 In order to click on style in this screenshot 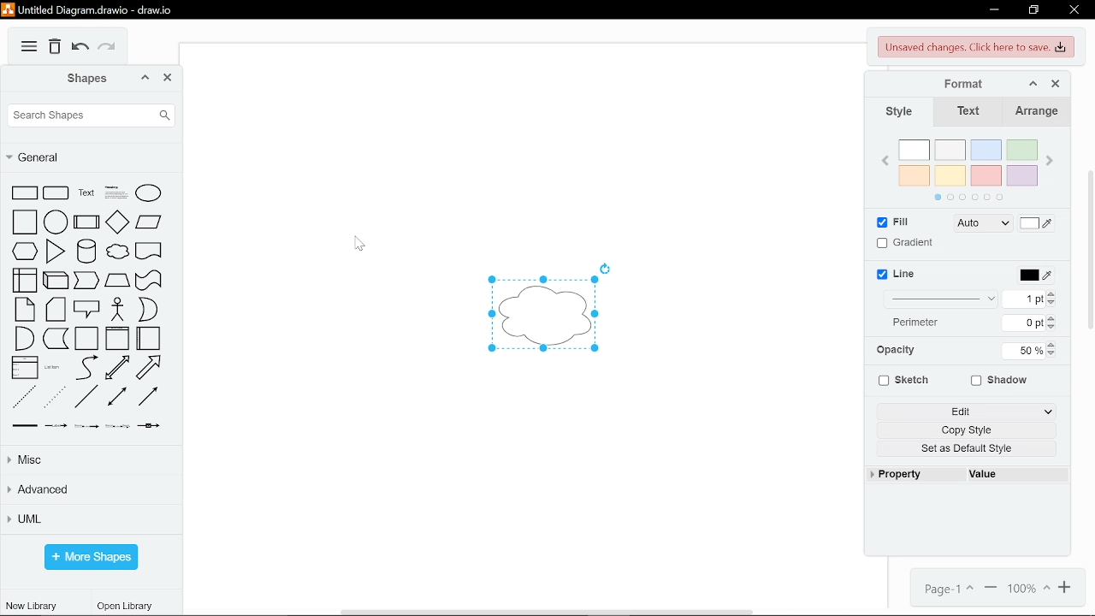, I will do `click(900, 113)`.